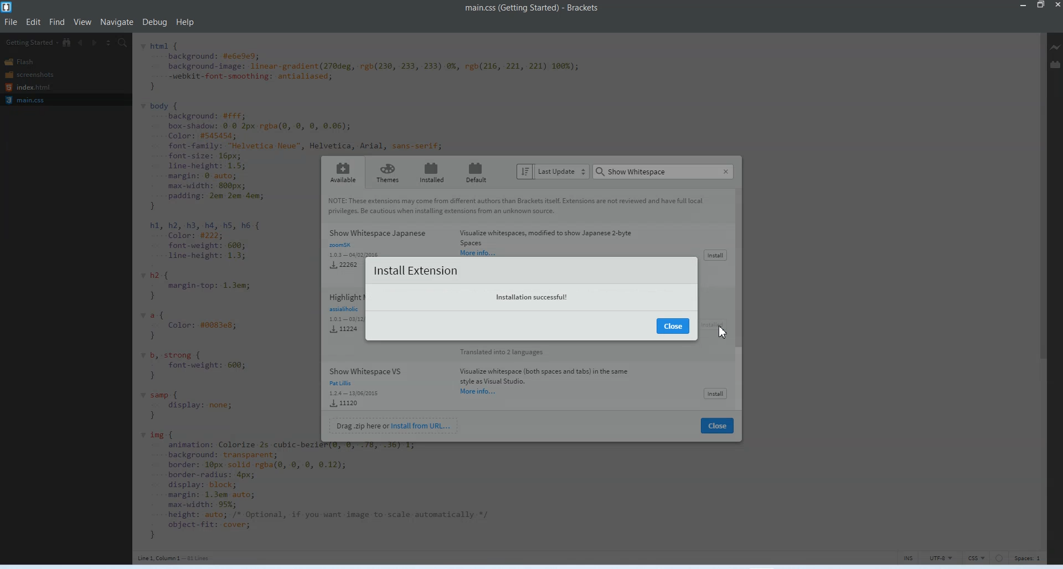  I want to click on Install, so click(716, 324).